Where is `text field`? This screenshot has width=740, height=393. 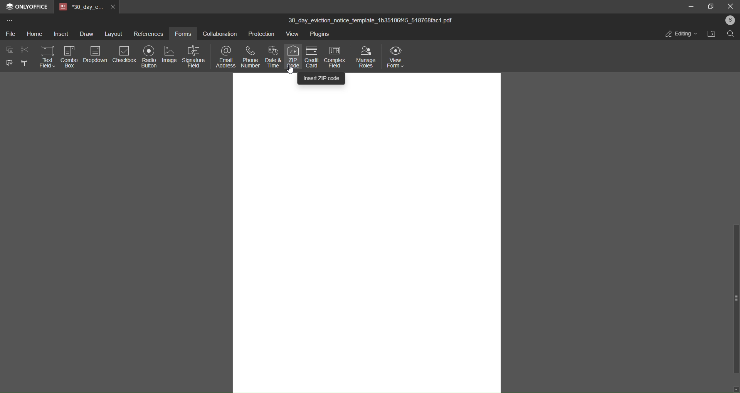
text field is located at coordinates (48, 55).